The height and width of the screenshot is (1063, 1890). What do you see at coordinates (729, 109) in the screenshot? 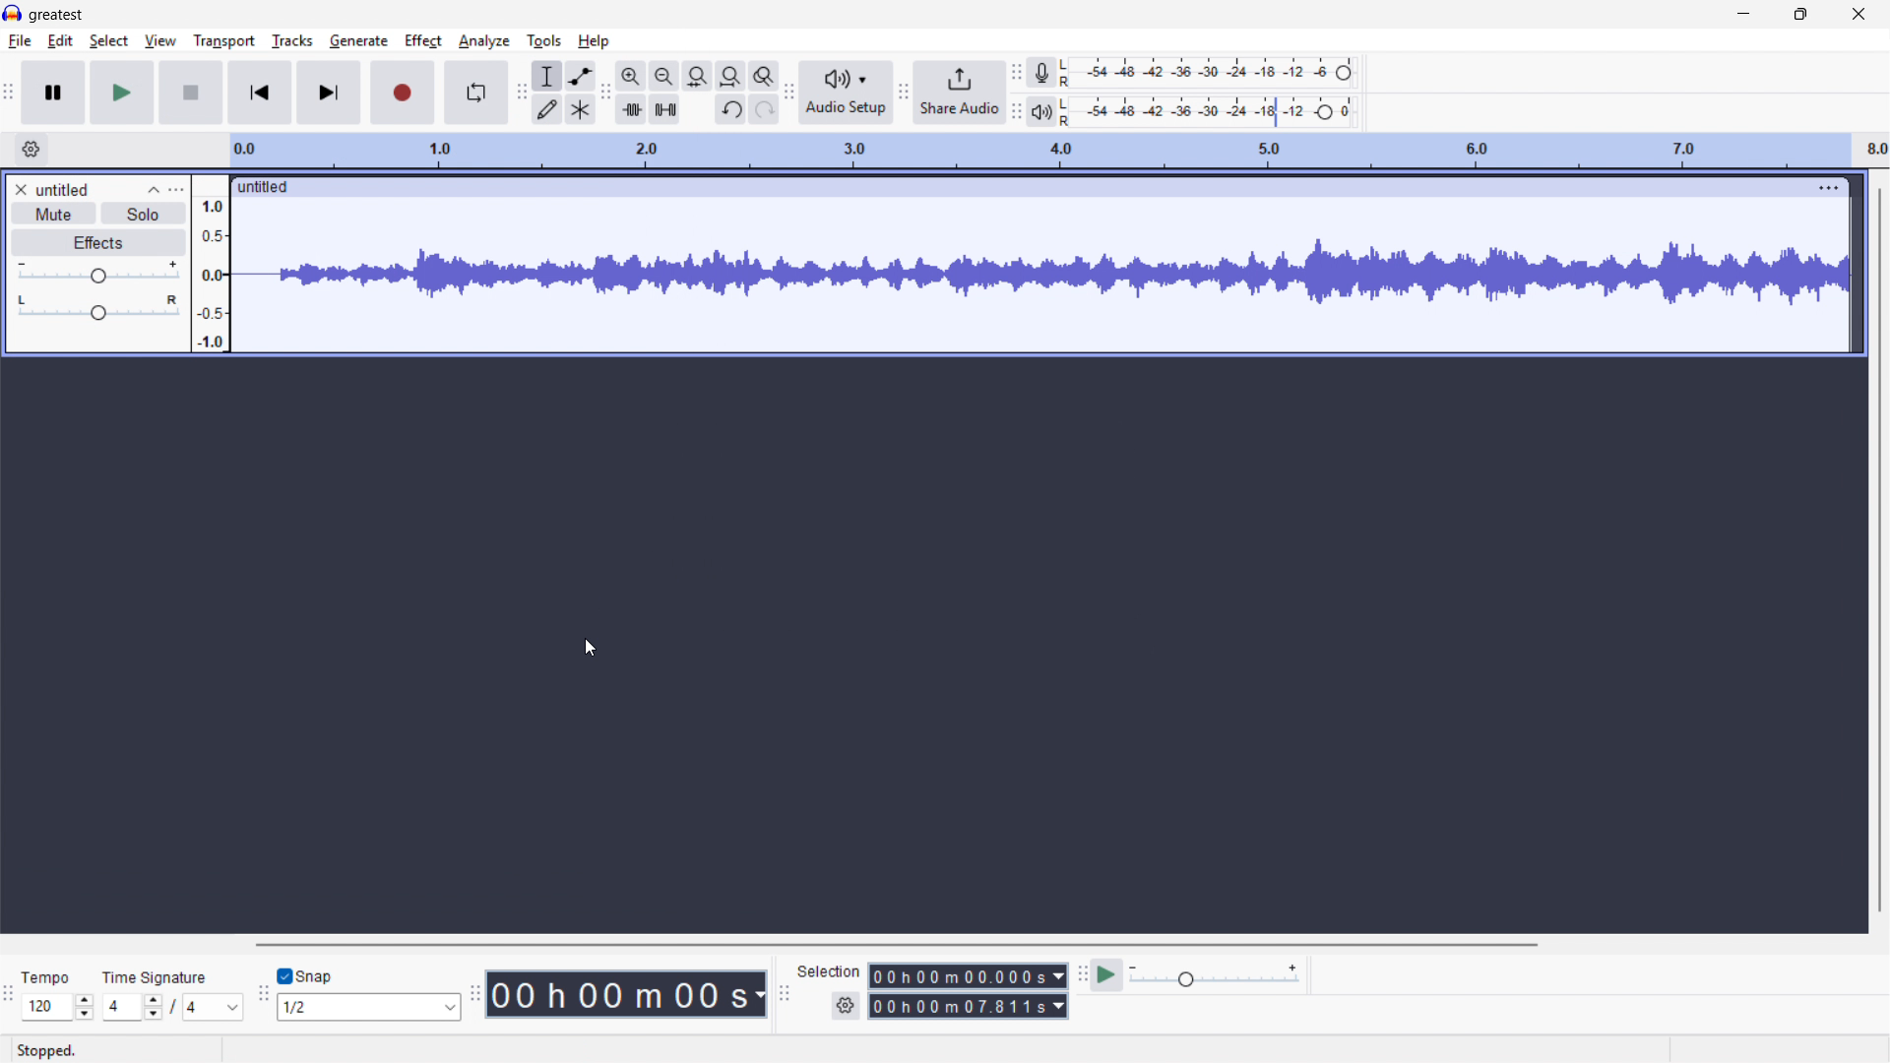
I see `undo` at bounding box center [729, 109].